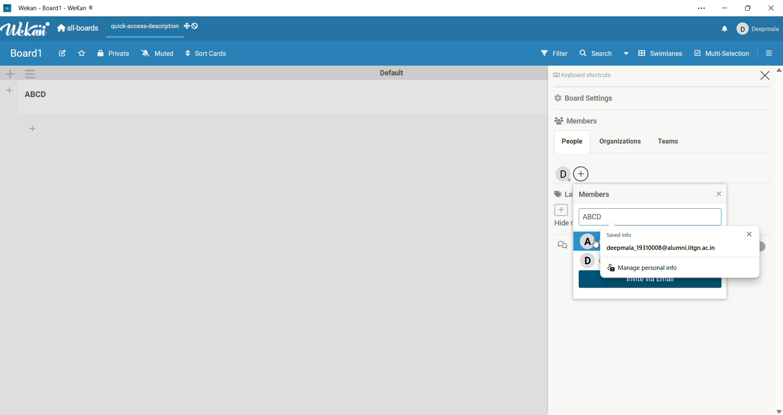 The image size is (783, 415). What do you see at coordinates (719, 193) in the screenshot?
I see `close` at bounding box center [719, 193].